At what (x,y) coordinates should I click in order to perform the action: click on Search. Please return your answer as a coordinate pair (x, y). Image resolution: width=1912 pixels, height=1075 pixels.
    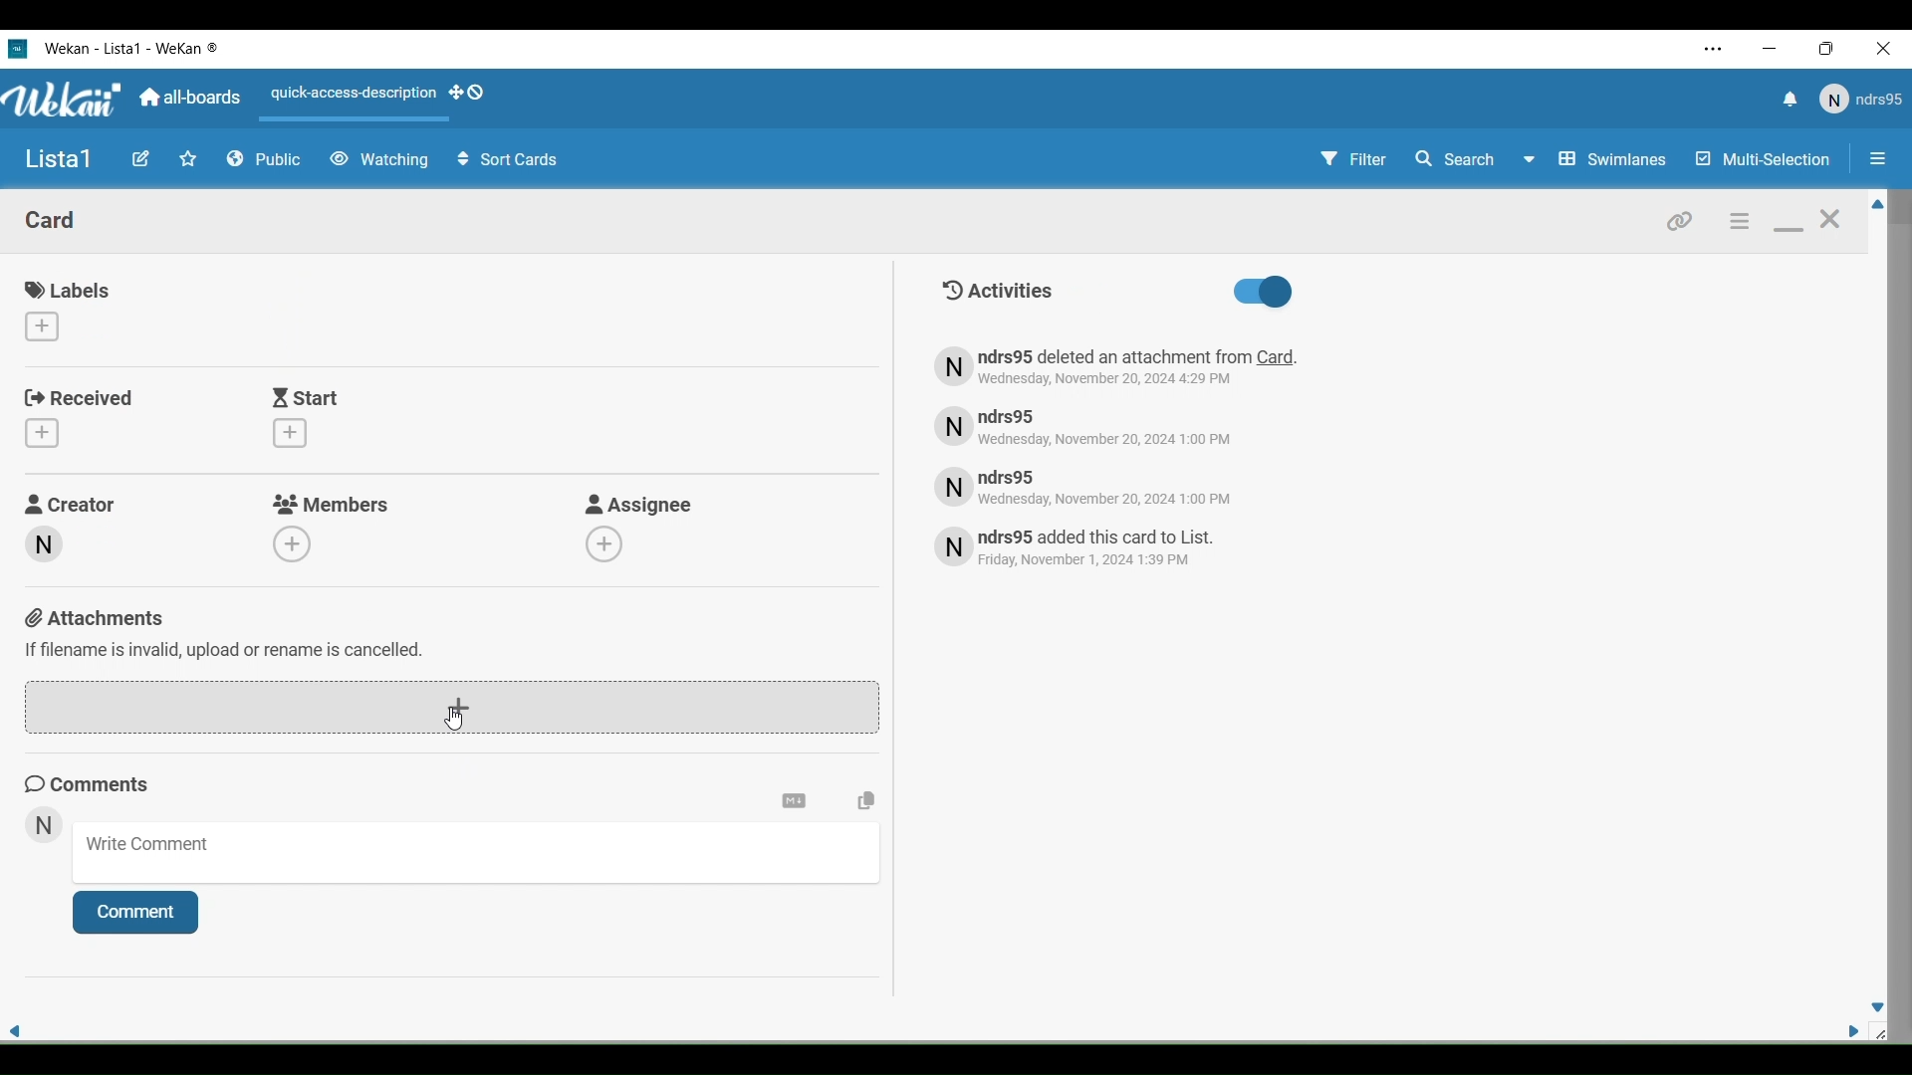
    Looking at the image, I should click on (1474, 159).